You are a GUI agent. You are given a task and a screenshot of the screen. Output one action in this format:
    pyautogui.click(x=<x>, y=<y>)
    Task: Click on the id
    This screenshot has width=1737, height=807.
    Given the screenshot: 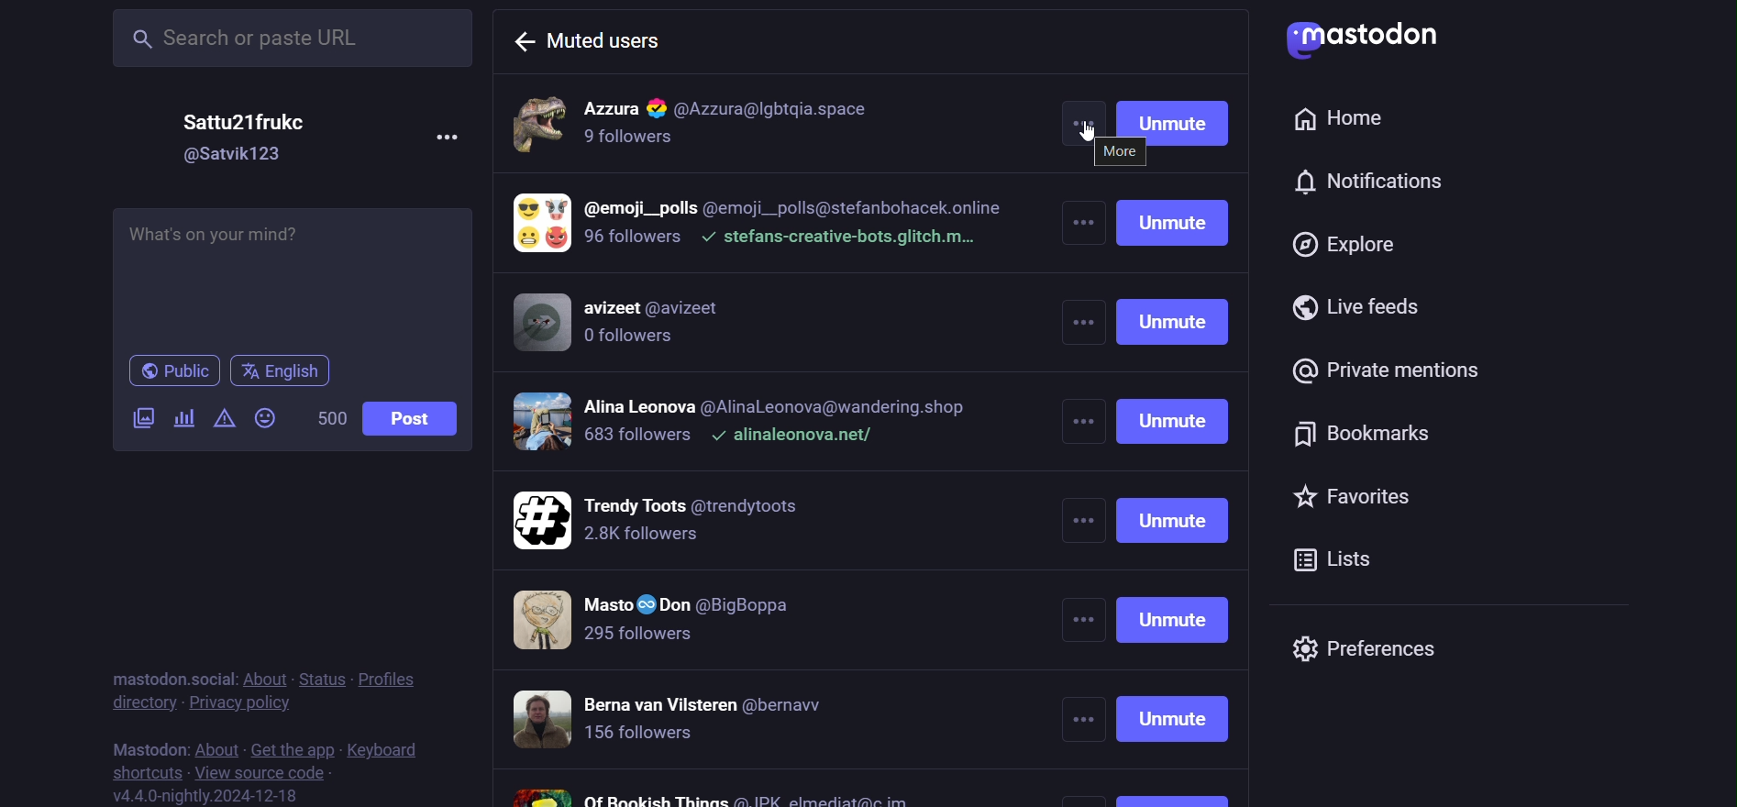 What is the action you would take?
    pyautogui.click(x=235, y=155)
    